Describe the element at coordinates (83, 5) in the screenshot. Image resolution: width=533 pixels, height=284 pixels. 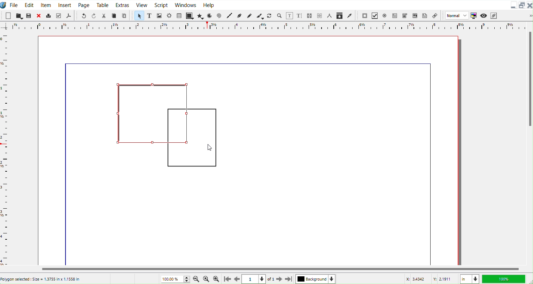
I see `Page` at that location.